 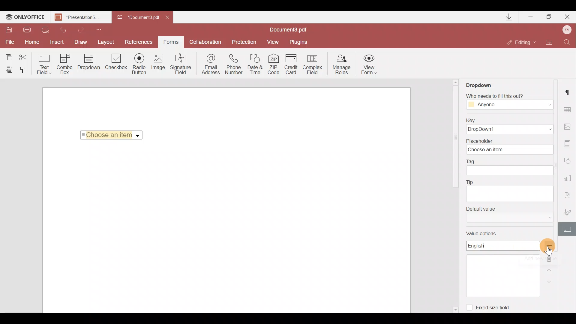 I want to click on Document3.pdf, so click(x=295, y=29).